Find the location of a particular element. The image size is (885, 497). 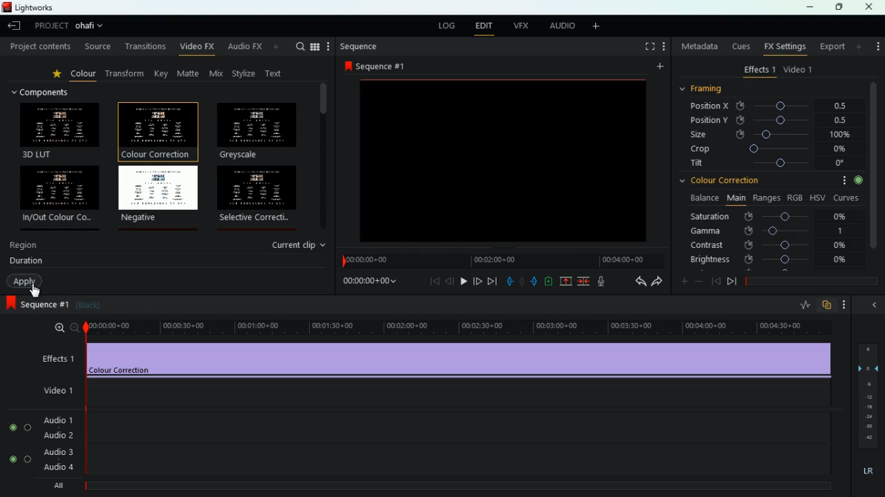

menu is located at coordinates (322, 46).